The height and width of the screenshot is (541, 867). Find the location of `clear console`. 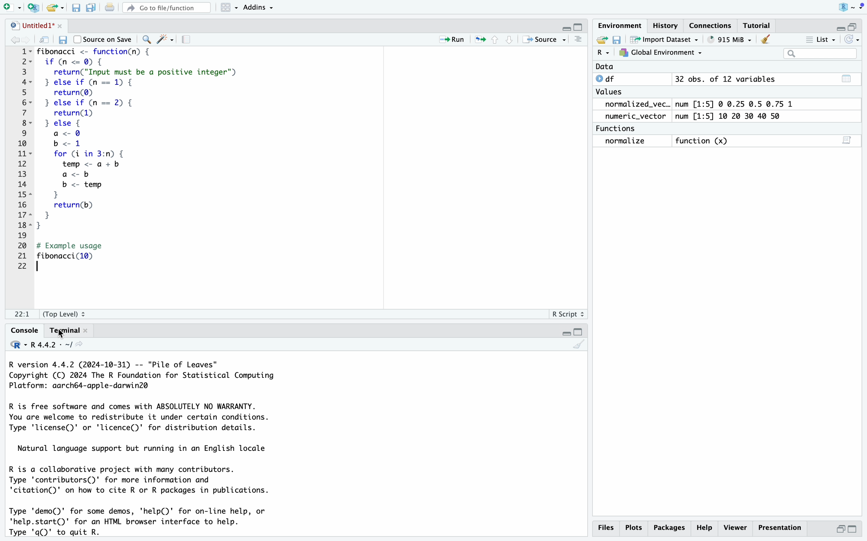

clear console is located at coordinates (576, 39).